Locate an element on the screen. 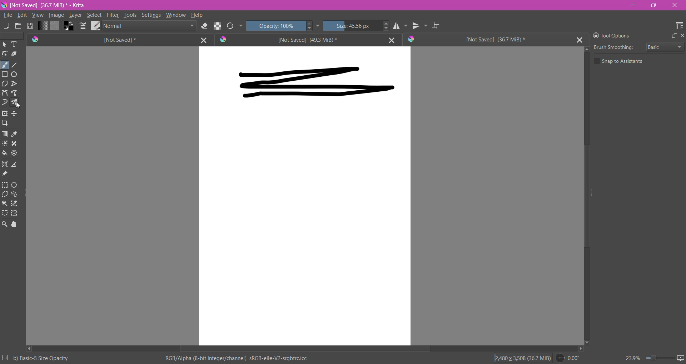 This screenshot has width=686, height=364. Assistant Tool  is located at coordinates (5, 164).